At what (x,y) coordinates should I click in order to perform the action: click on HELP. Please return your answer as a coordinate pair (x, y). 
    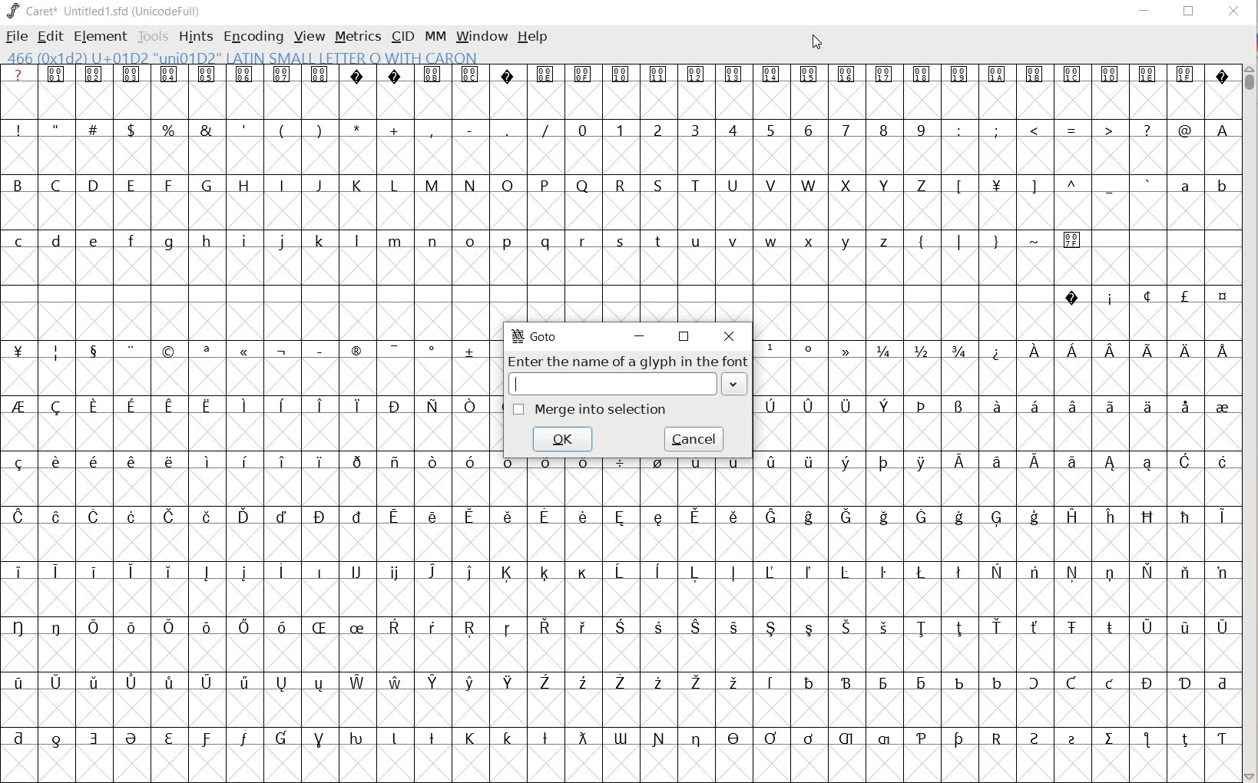
    Looking at the image, I should click on (533, 36).